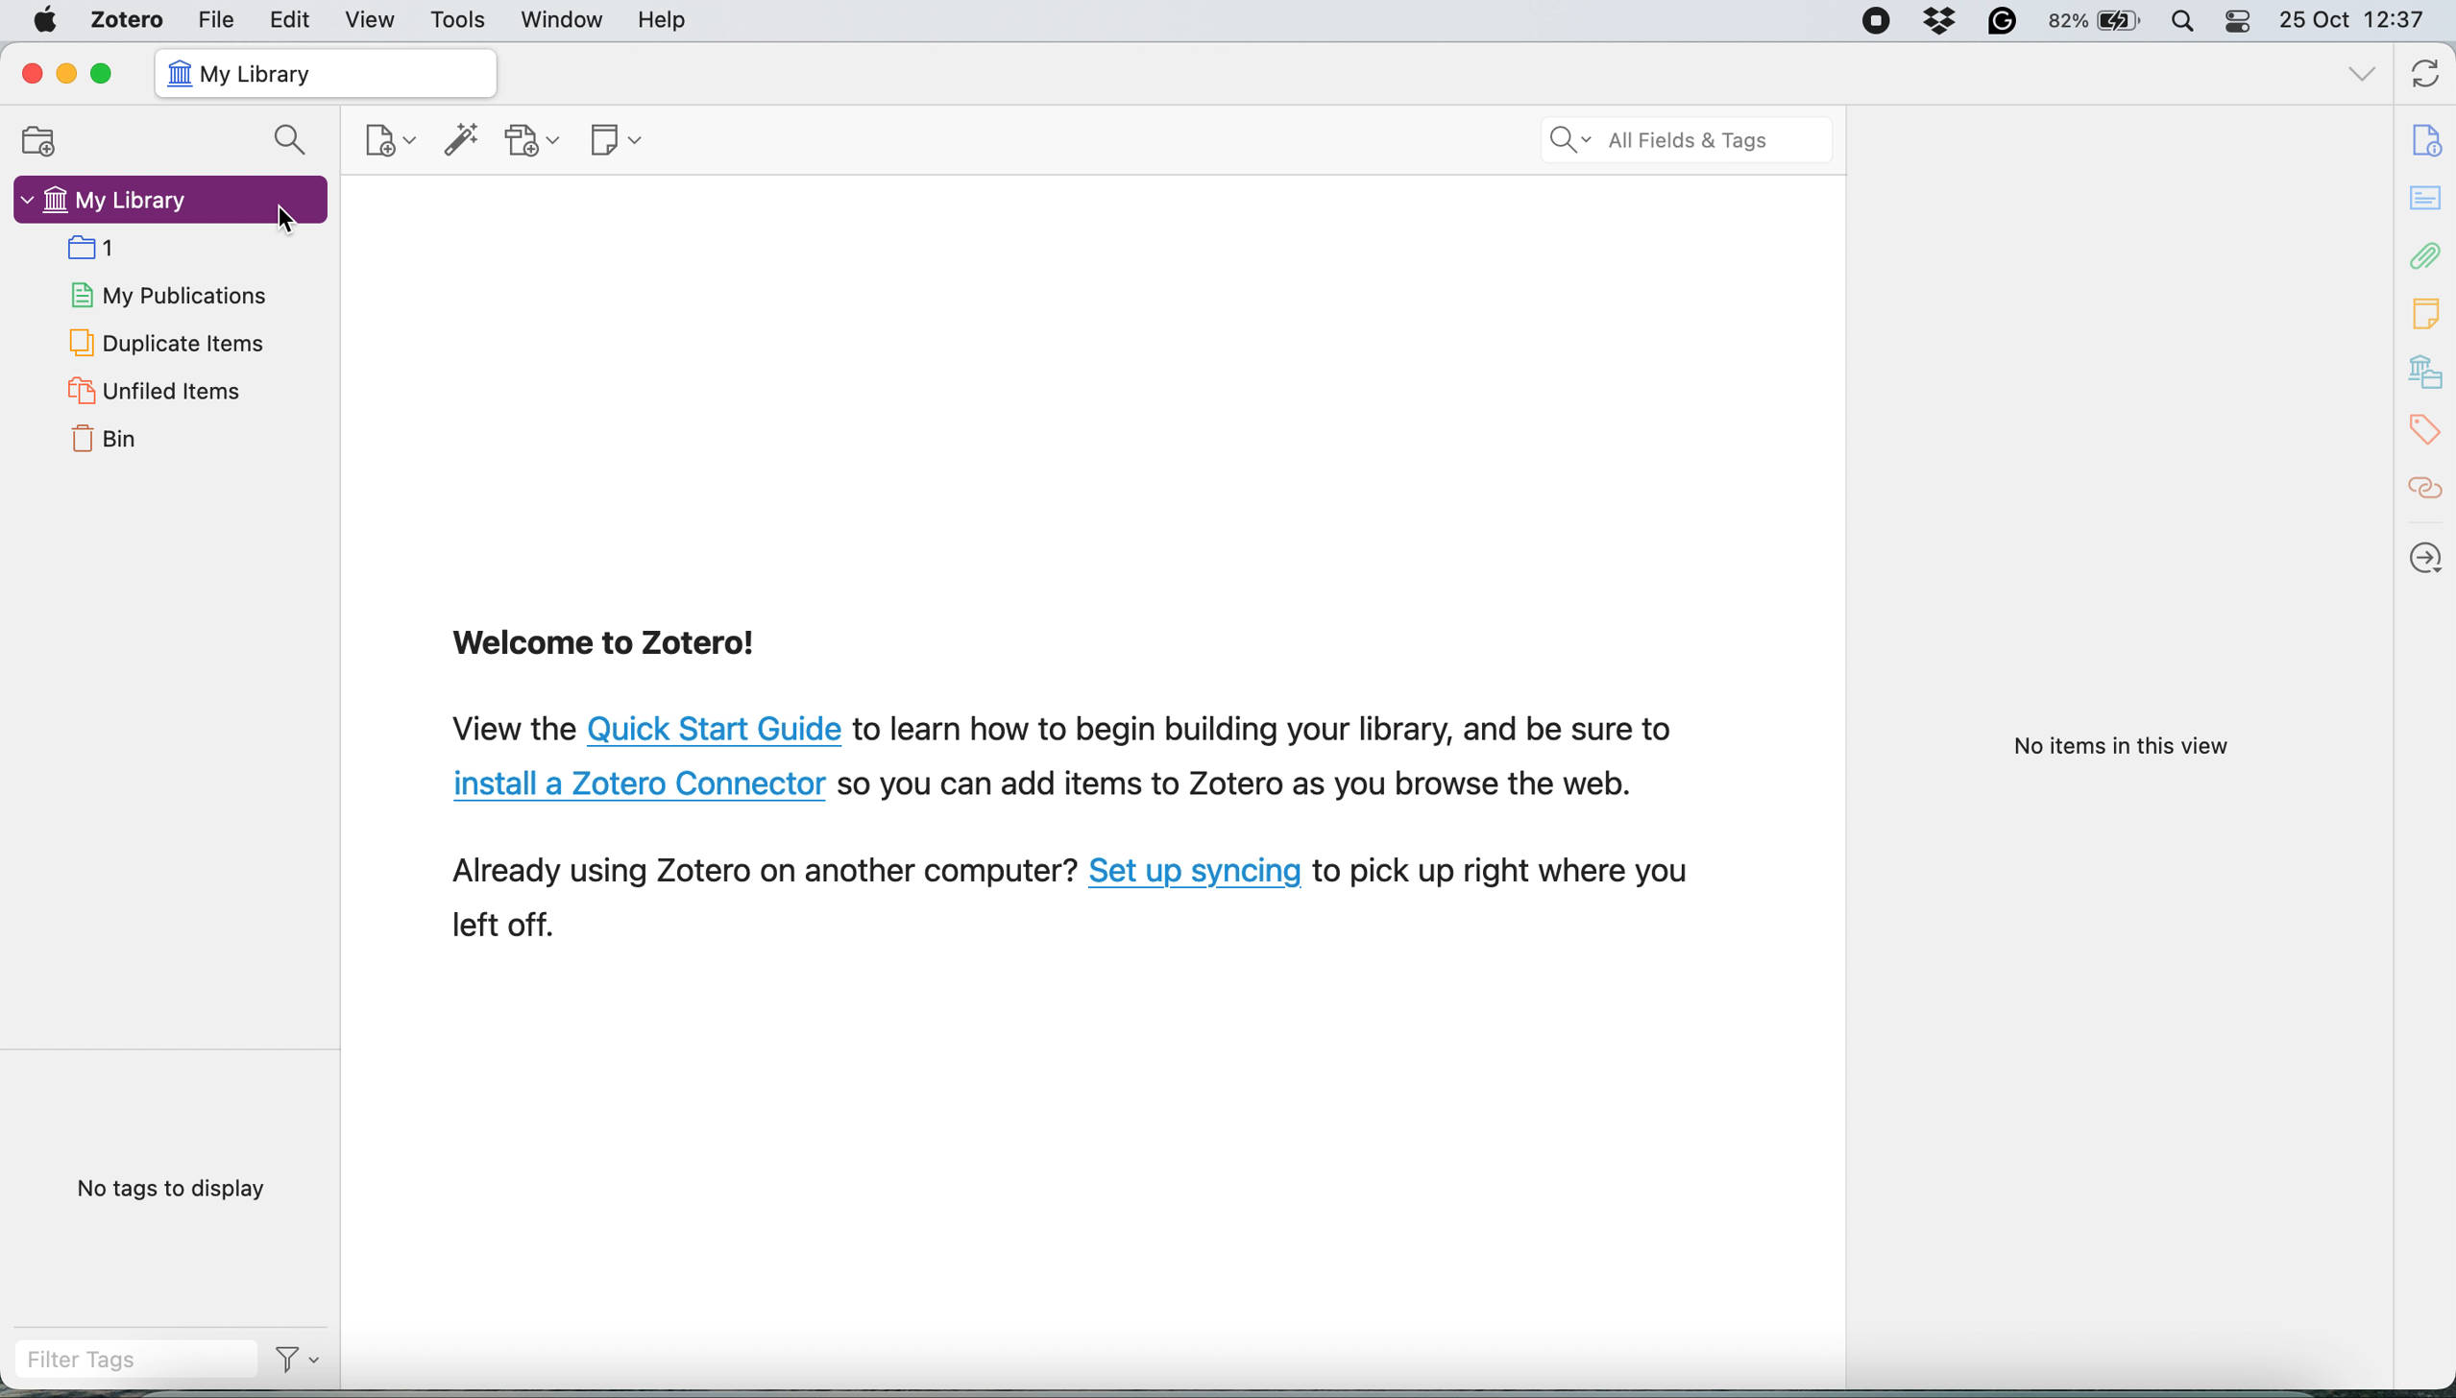 The height and width of the screenshot is (1398, 2456). Describe the element at coordinates (168, 343) in the screenshot. I see `duplicate items` at that location.